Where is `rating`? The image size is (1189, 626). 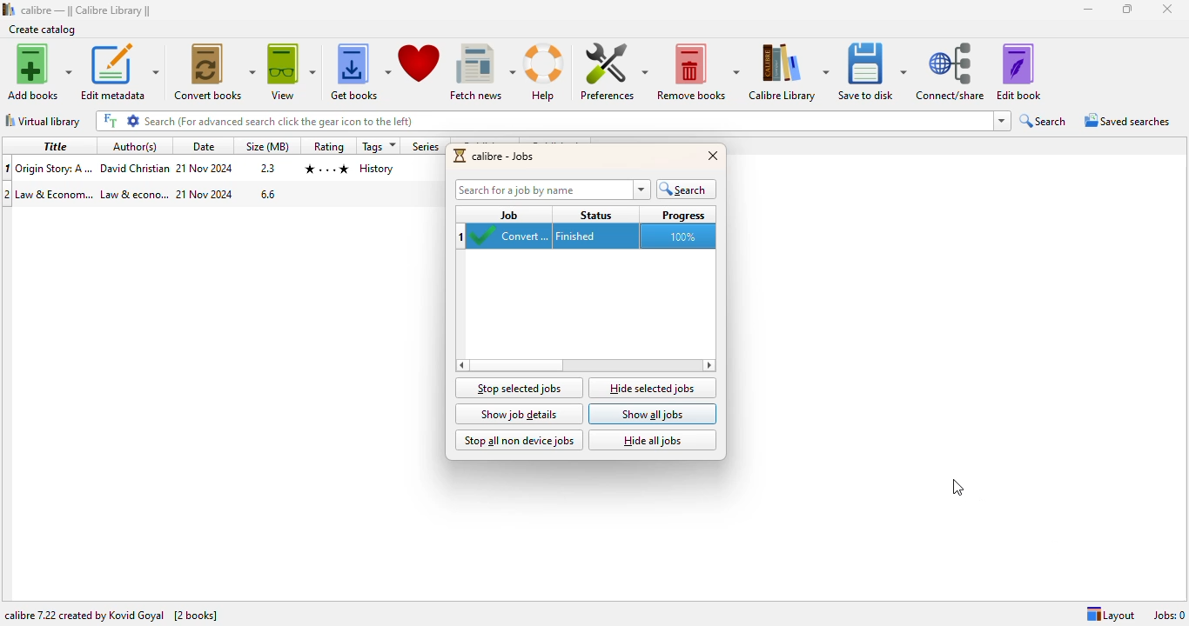
rating is located at coordinates (324, 168).